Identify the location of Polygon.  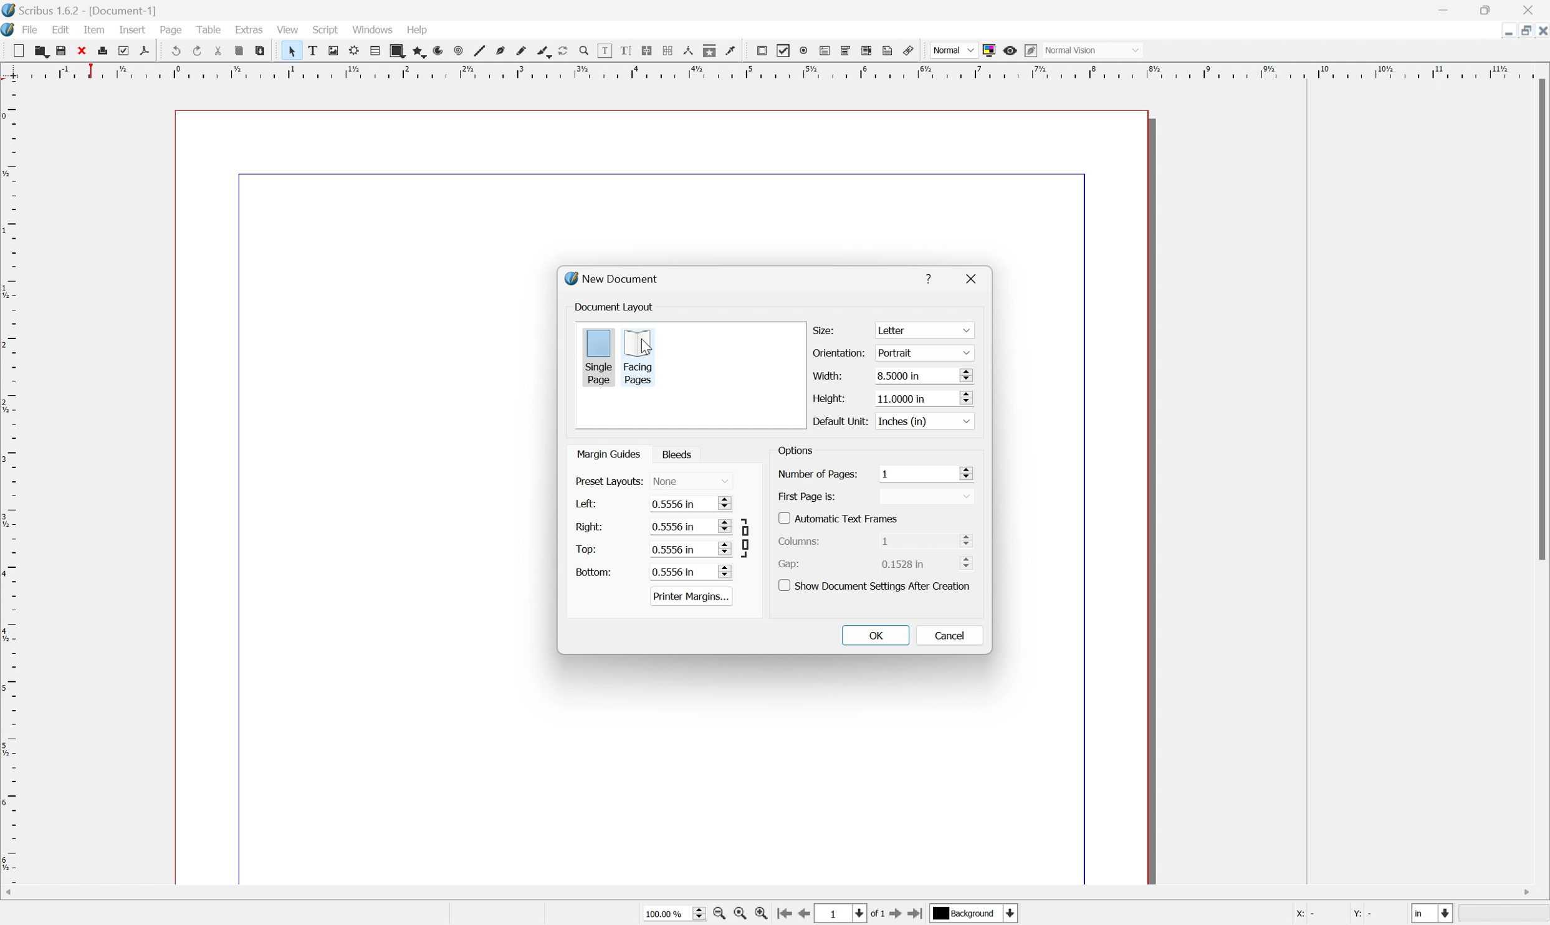
(416, 51).